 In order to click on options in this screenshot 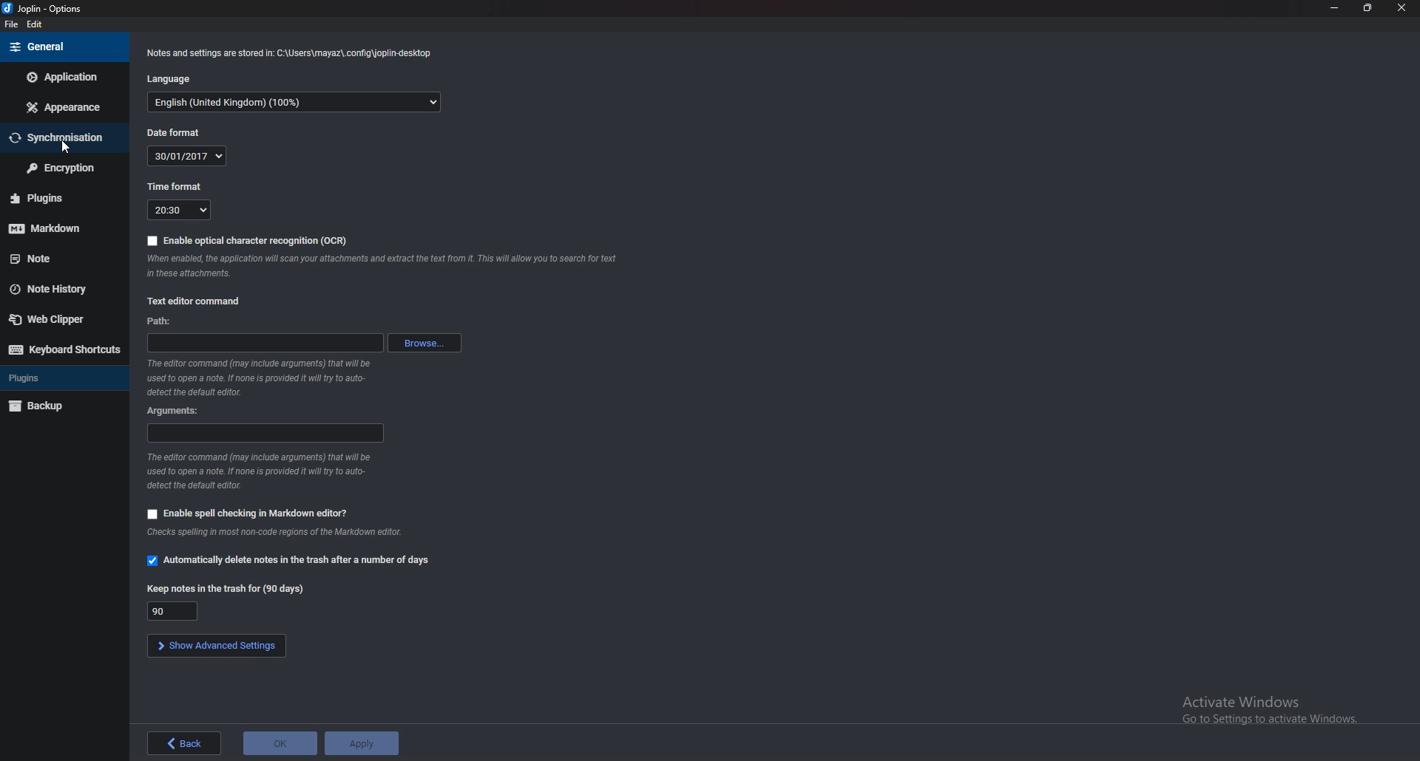, I will do `click(50, 7)`.